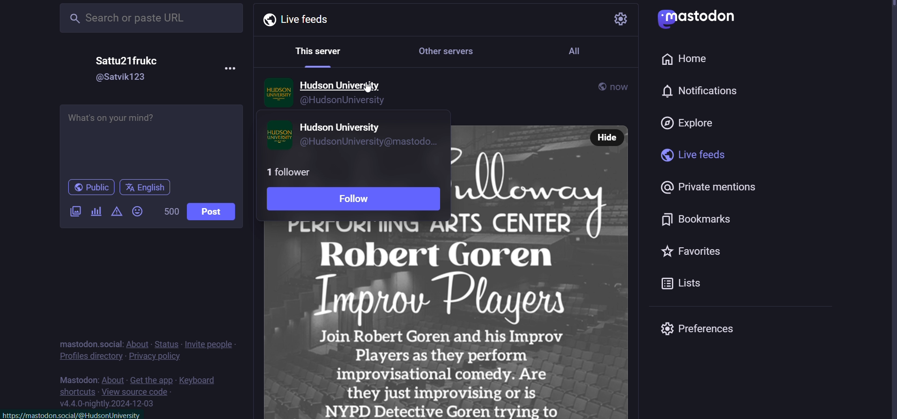 This screenshot has height=419, width=897. Describe the element at coordinates (366, 91) in the screenshot. I see `cursor` at that location.